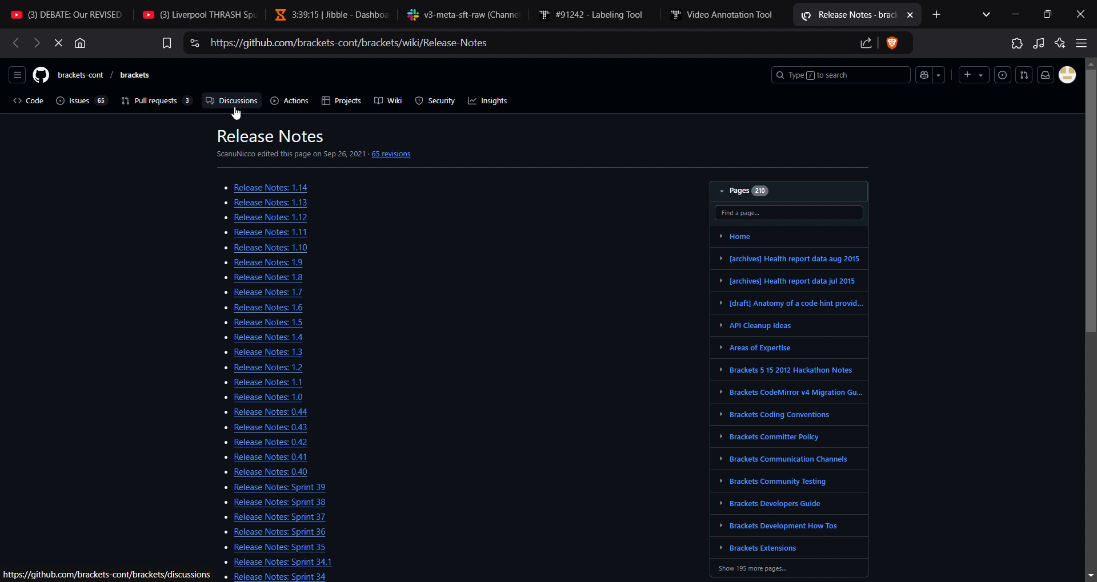  Describe the element at coordinates (789, 391) in the screenshot. I see `» Brackets CodeMirror v4 Migration Gu...` at that location.